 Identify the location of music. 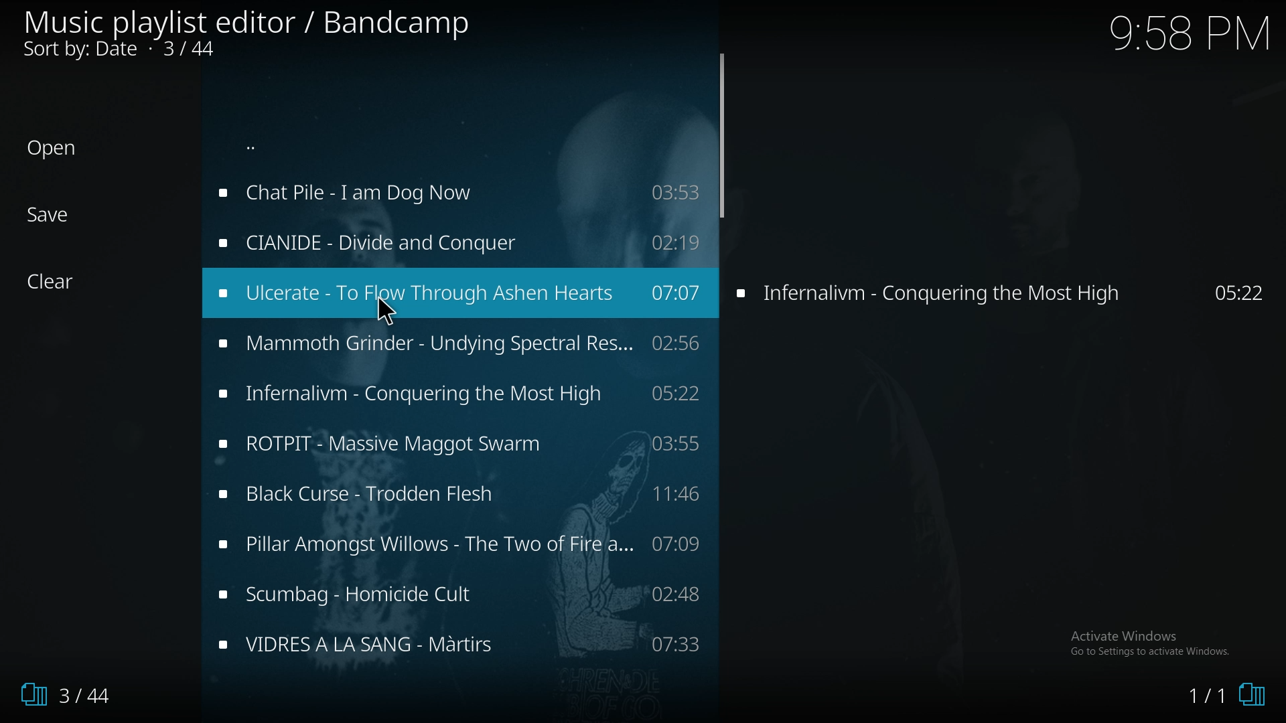
(455, 193).